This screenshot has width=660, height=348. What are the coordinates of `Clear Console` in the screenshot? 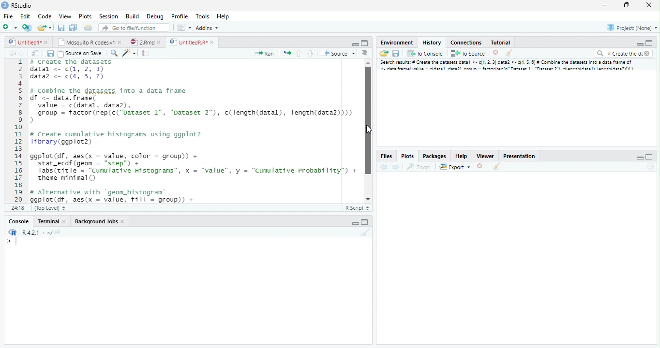 It's located at (368, 233).